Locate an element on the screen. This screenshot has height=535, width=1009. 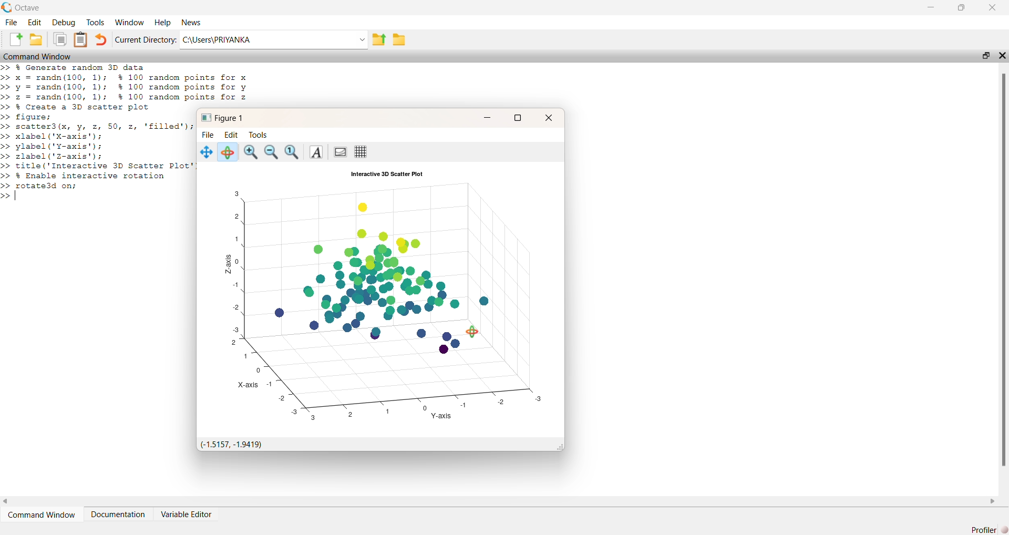
Command Window is located at coordinates (40, 515).